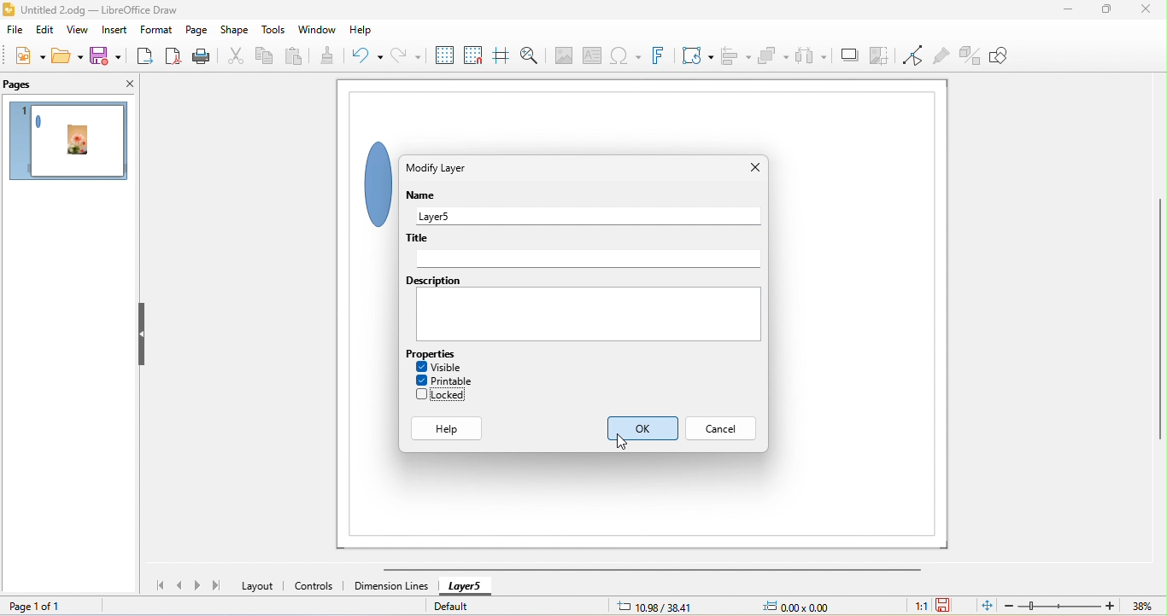  Describe the element at coordinates (971, 55) in the screenshot. I see `toggle extruision` at that location.